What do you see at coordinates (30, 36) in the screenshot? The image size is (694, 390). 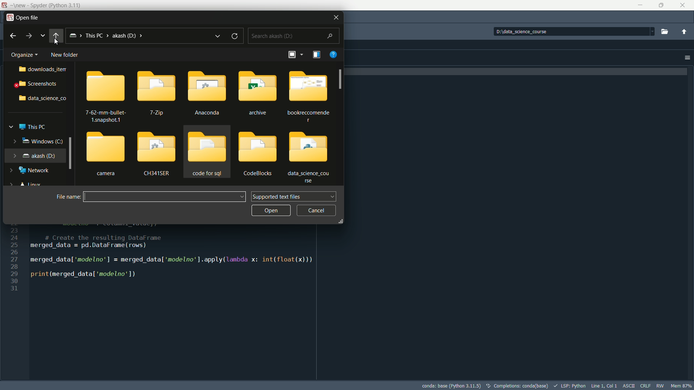 I see `forward` at bounding box center [30, 36].